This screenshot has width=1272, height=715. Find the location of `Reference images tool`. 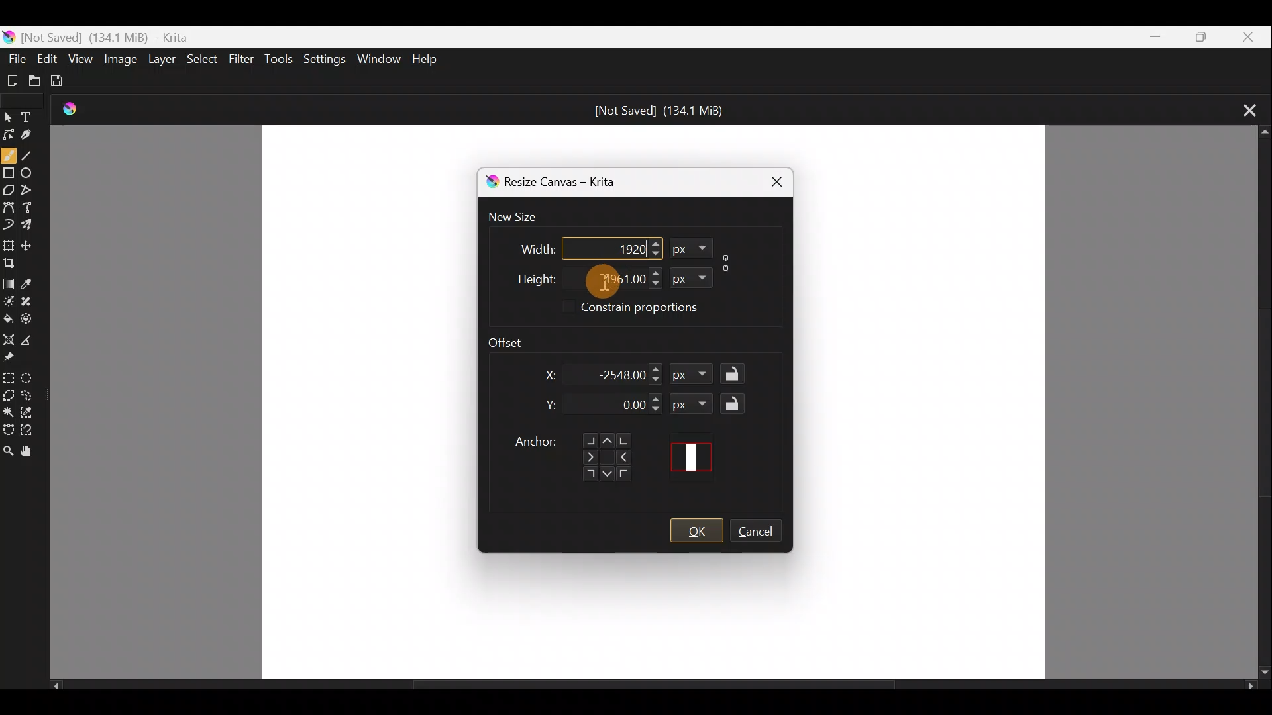

Reference images tool is located at coordinates (11, 359).